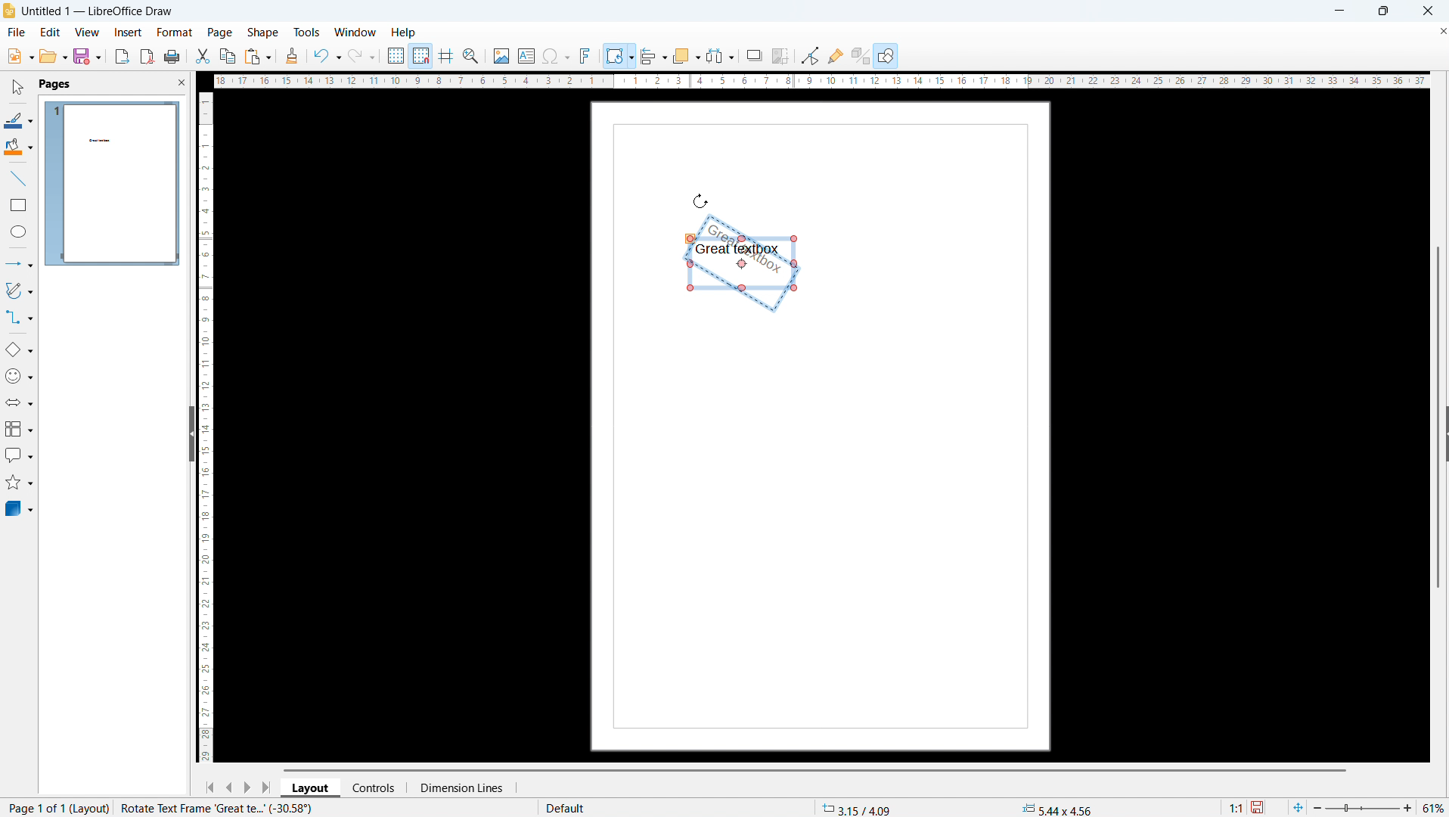  What do you see at coordinates (814, 769) in the screenshot?
I see `horizontal scroll bar ` at bounding box center [814, 769].